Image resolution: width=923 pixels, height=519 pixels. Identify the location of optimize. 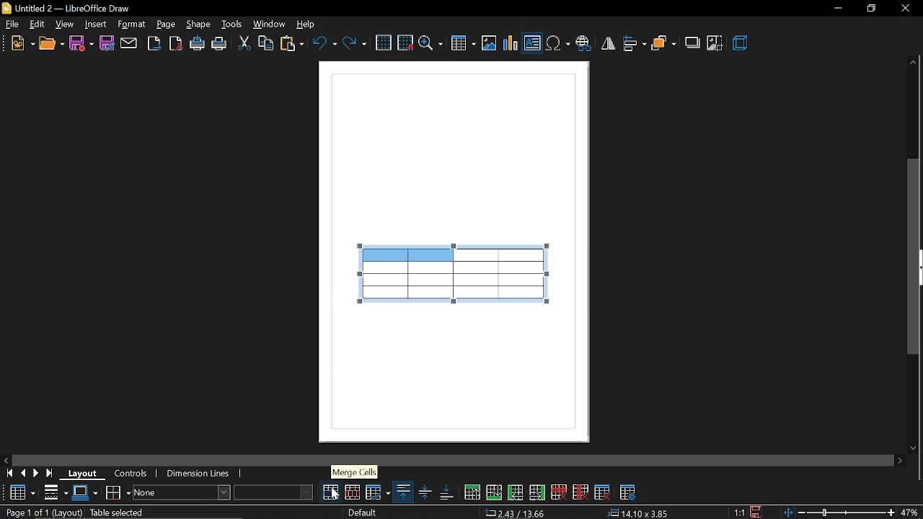
(378, 492).